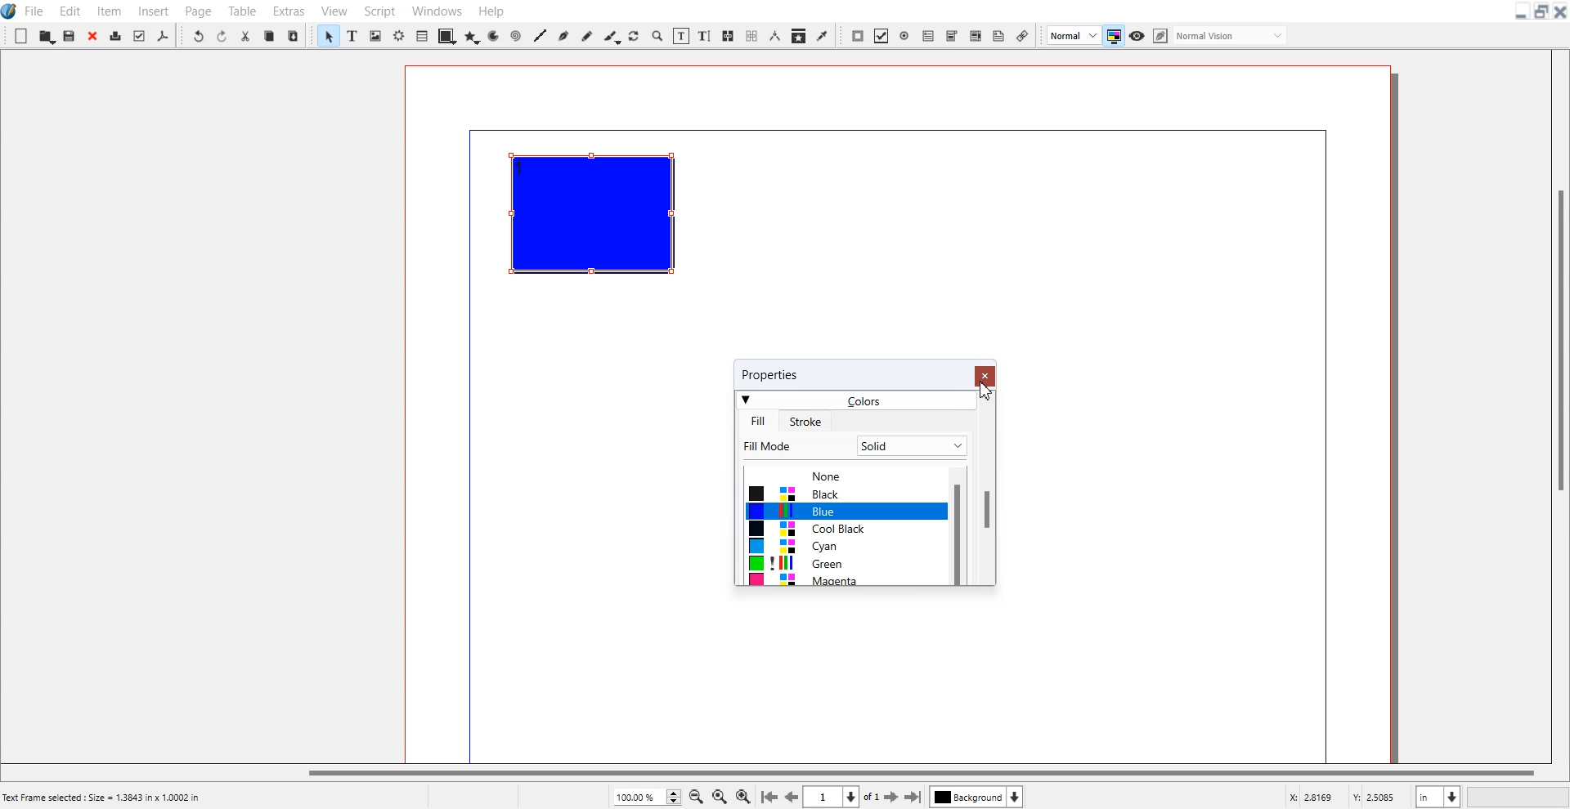 The height and width of the screenshot is (809, 1570). What do you see at coordinates (1113, 35) in the screenshot?
I see `Toggler mode` at bounding box center [1113, 35].